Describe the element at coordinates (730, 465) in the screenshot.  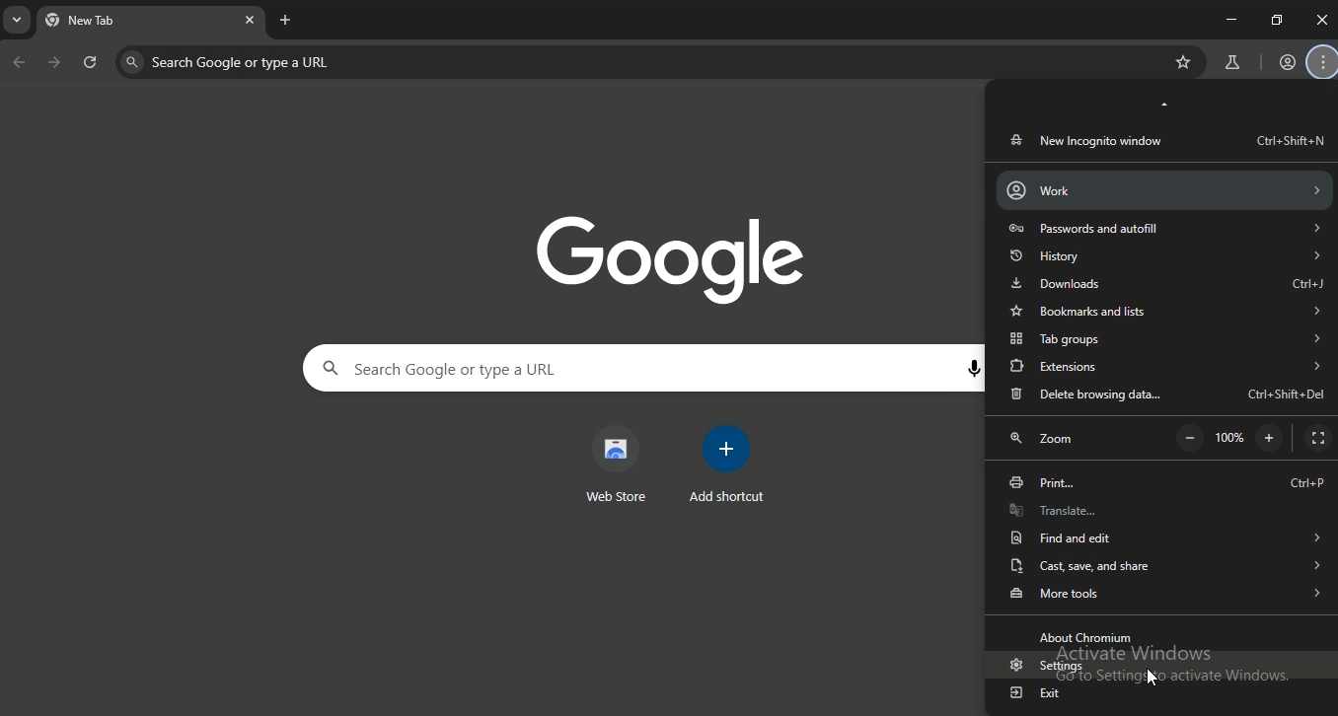
I see `add shortcut` at that location.